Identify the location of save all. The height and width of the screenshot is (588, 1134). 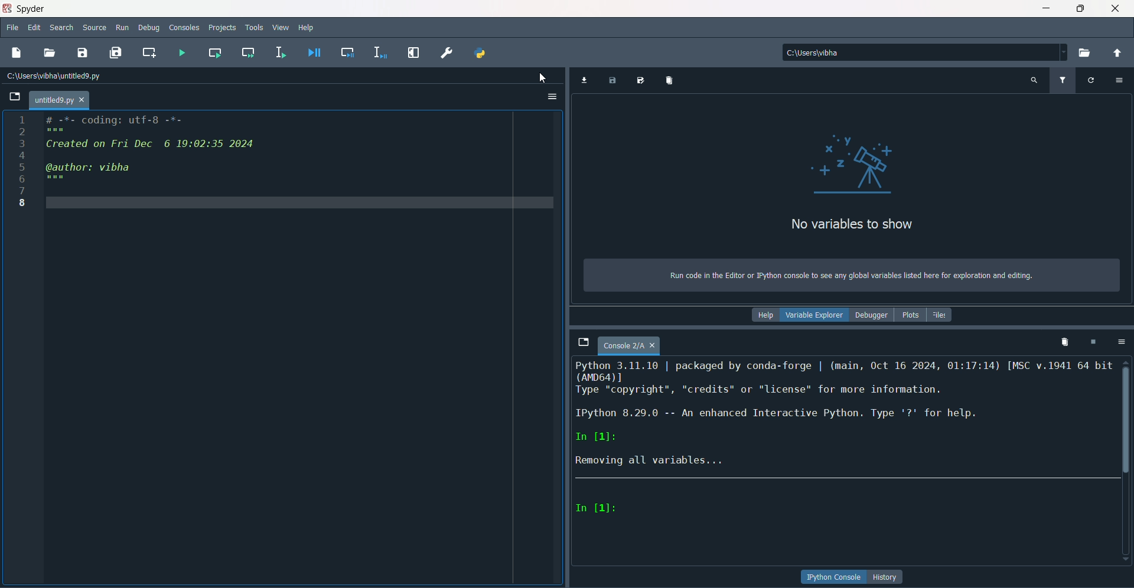
(115, 53).